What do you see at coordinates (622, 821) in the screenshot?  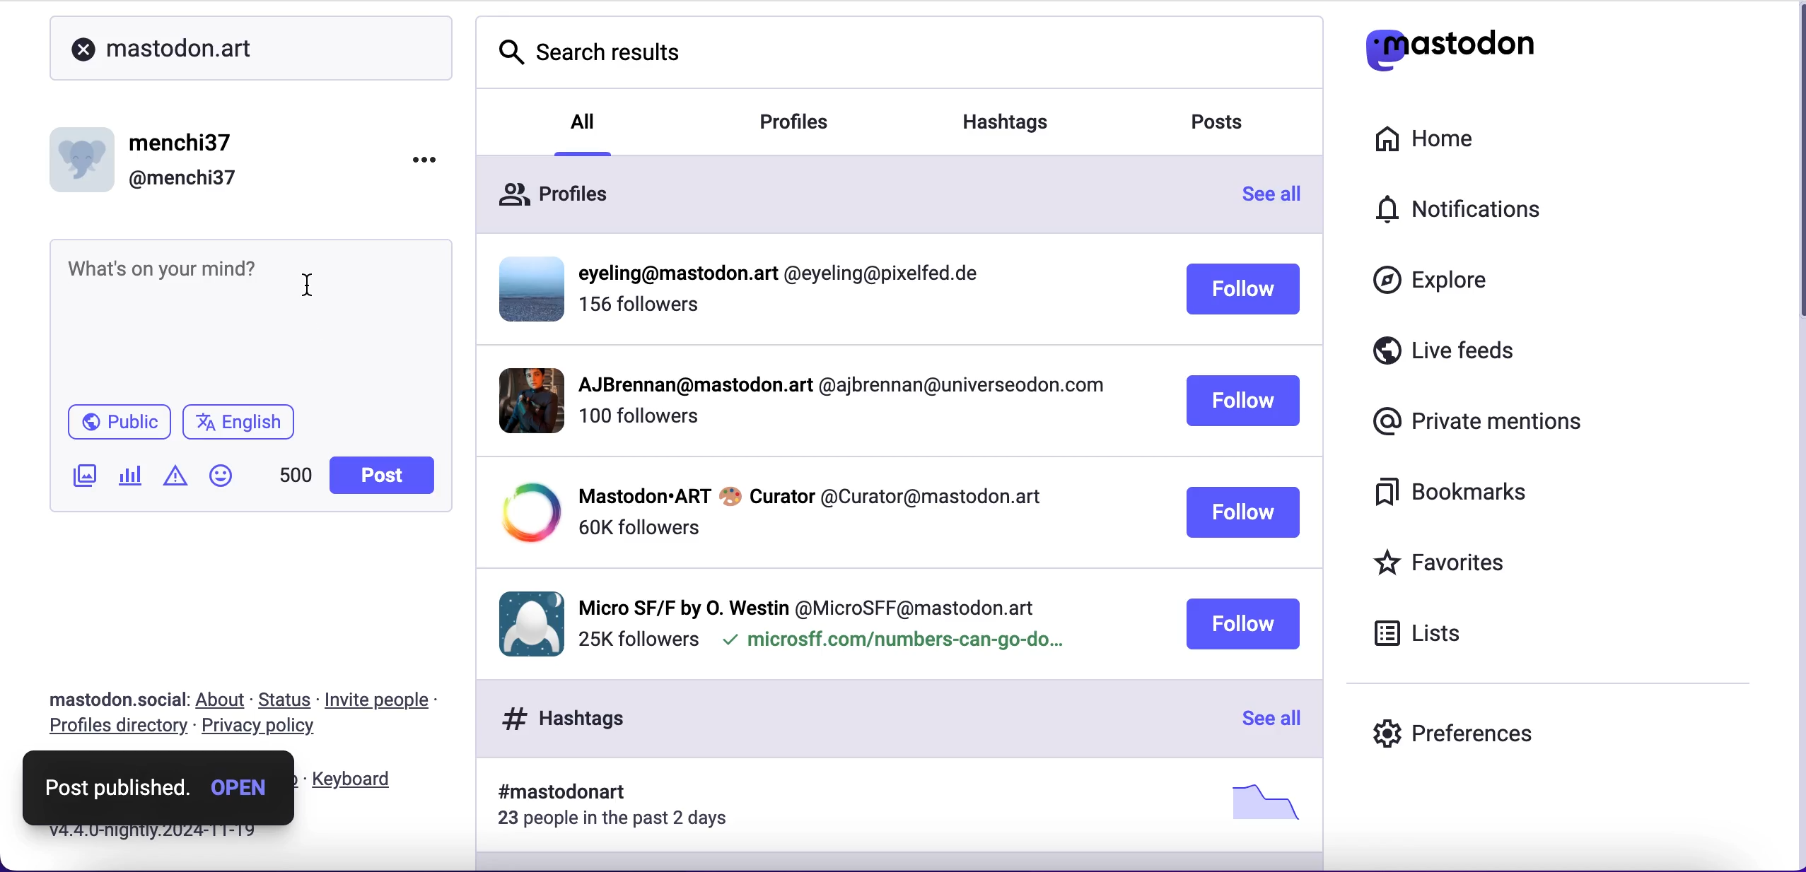 I see `23 people in the past 2 days` at bounding box center [622, 821].